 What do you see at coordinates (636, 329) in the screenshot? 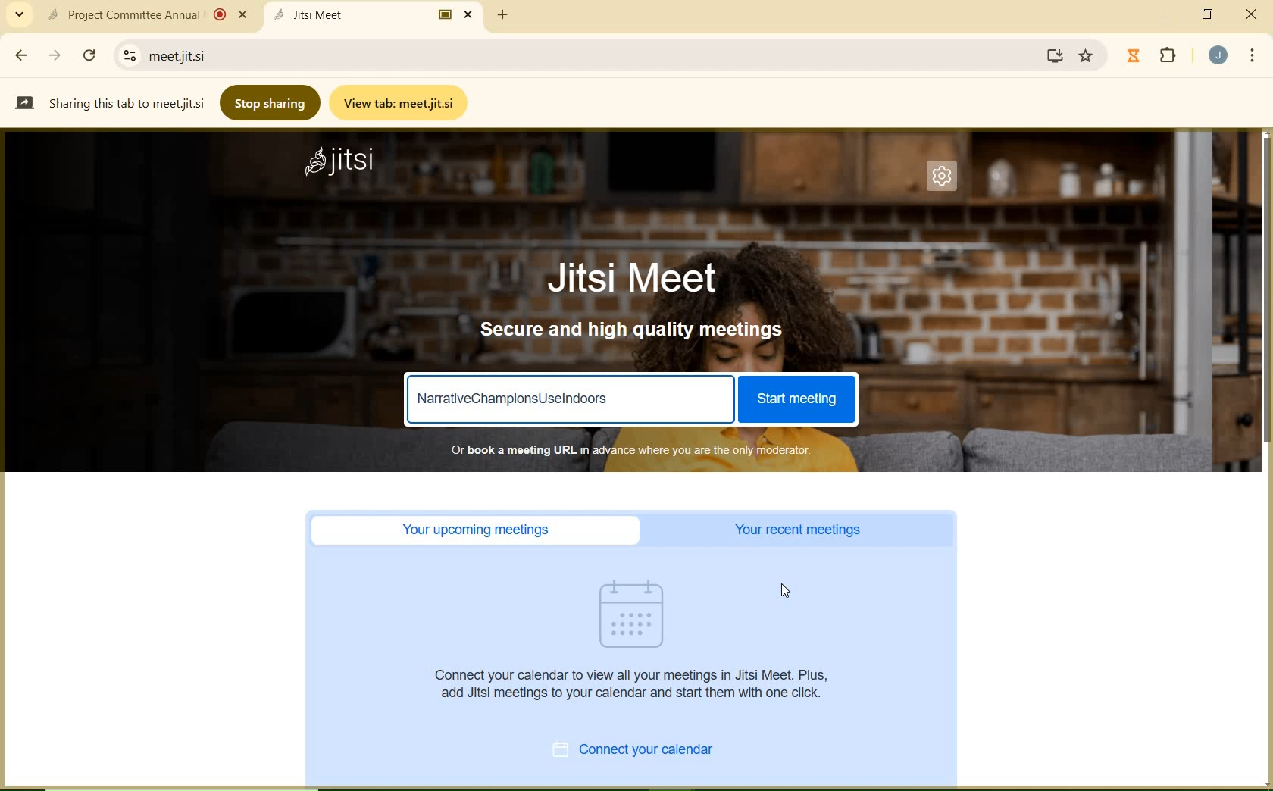
I see `secure and high quality meetings` at bounding box center [636, 329].